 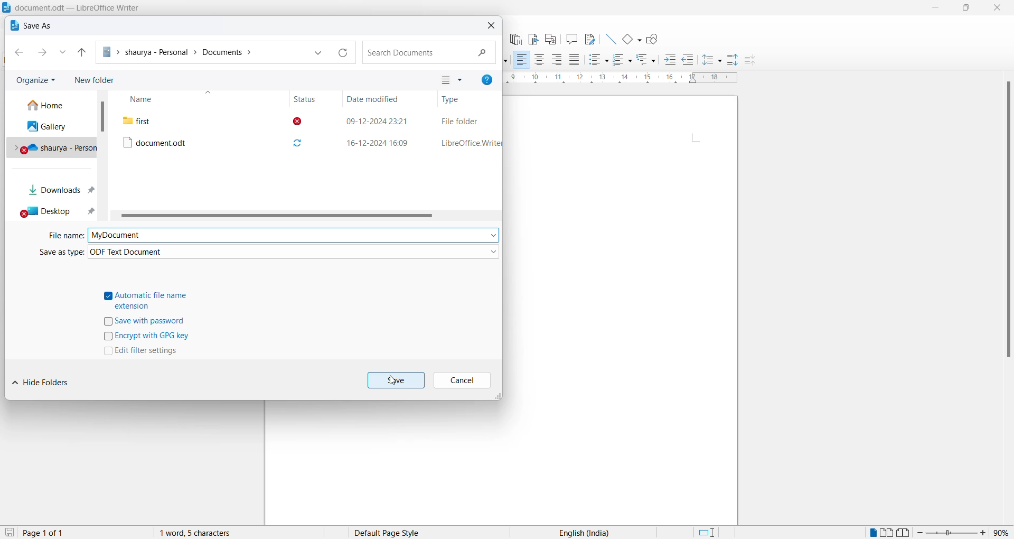 What do you see at coordinates (632, 40) in the screenshot?
I see `Insert rectangle` at bounding box center [632, 40].